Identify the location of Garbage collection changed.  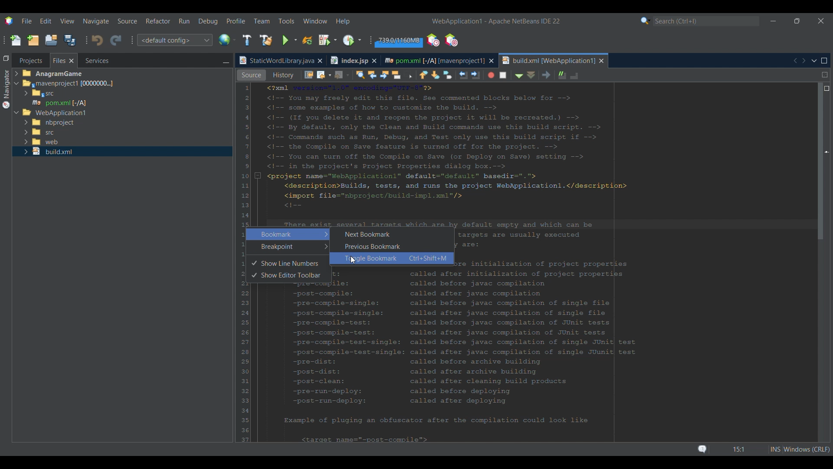
(398, 42).